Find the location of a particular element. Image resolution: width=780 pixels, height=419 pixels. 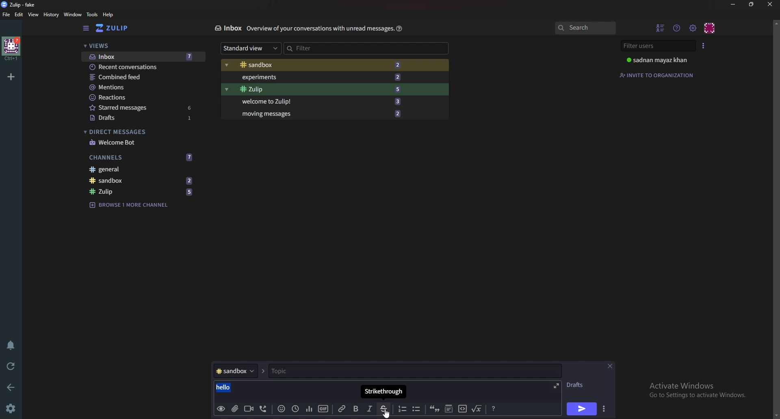

File is located at coordinates (6, 15).